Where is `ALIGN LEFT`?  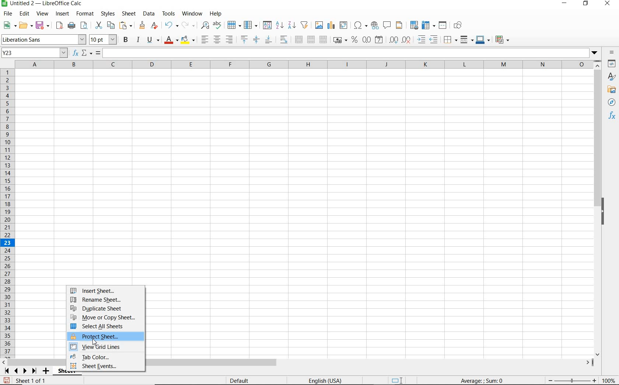 ALIGN LEFT is located at coordinates (205, 39).